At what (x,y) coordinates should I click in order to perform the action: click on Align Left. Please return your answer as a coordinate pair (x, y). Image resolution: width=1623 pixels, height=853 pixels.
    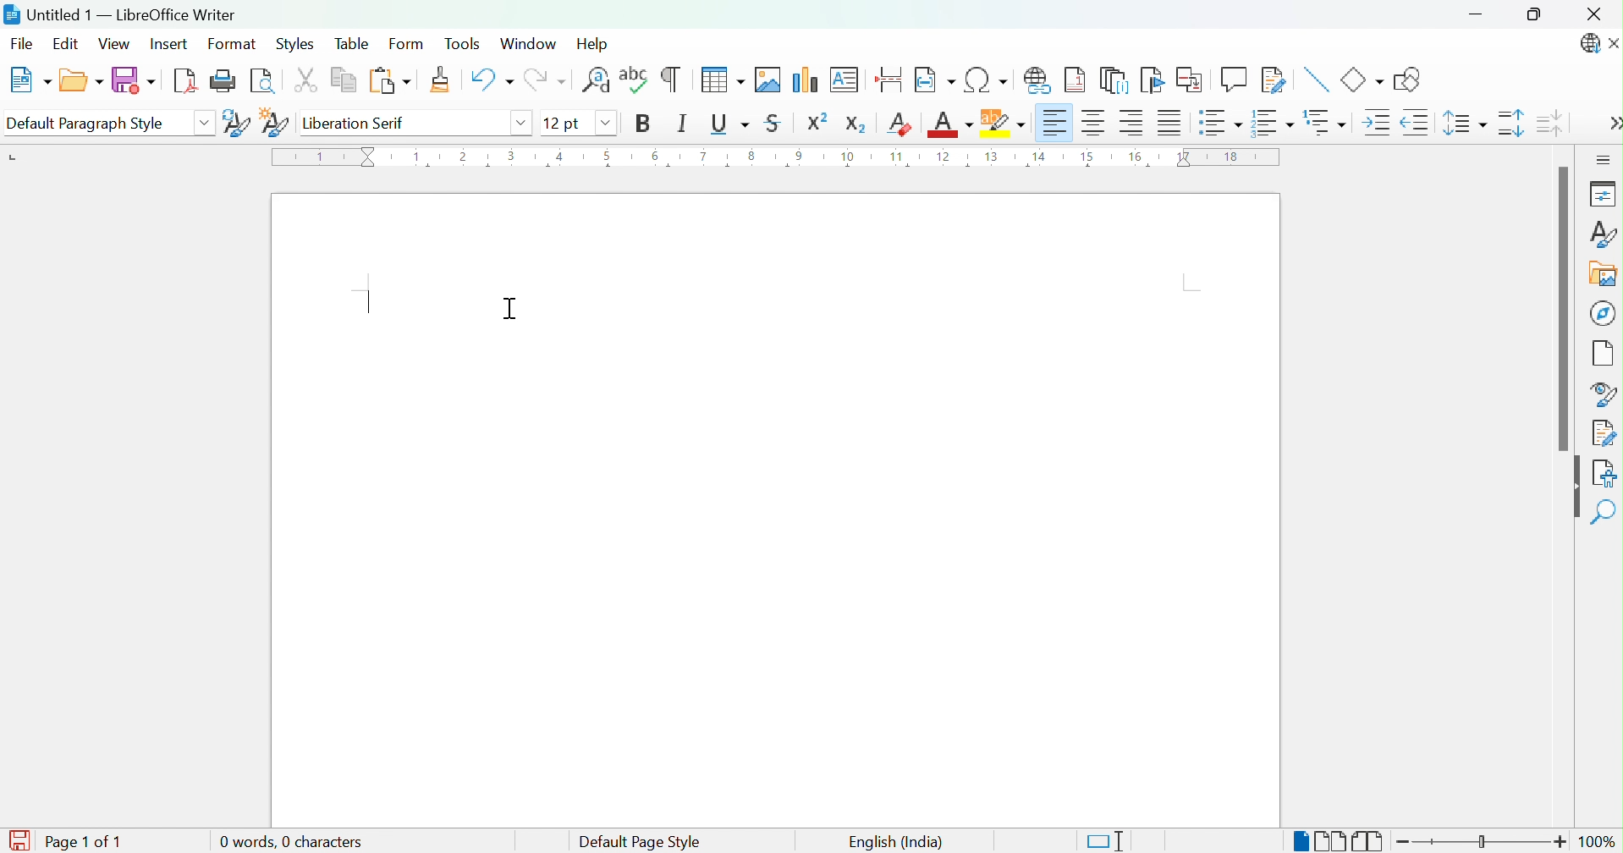
    Looking at the image, I should click on (1054, 123).